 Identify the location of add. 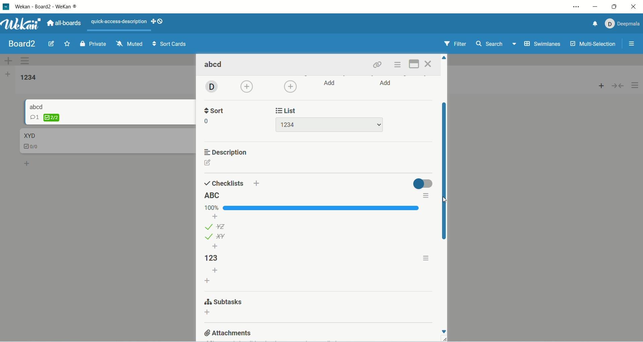
(331, 83).